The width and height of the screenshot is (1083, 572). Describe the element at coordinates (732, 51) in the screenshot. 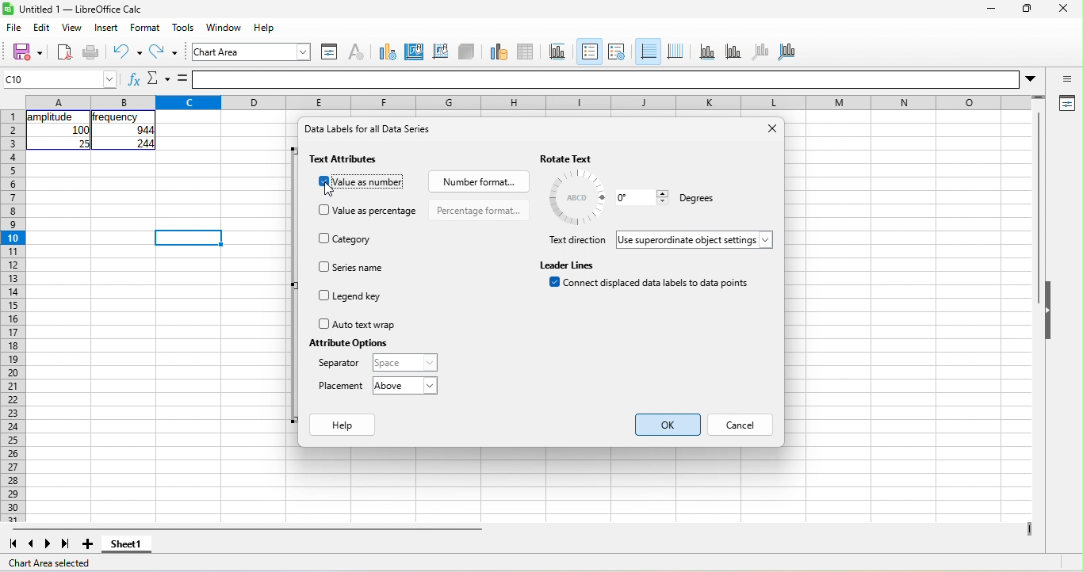

I see `y axis` at that location.